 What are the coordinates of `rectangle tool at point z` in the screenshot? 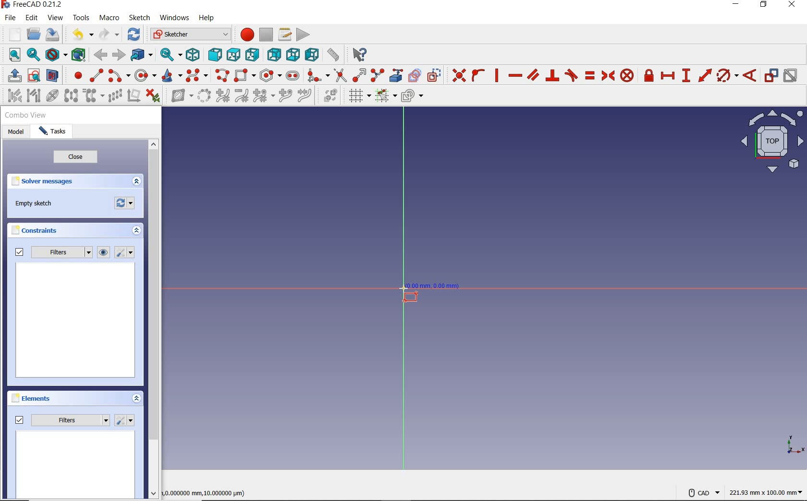 It's located at (427, 294).